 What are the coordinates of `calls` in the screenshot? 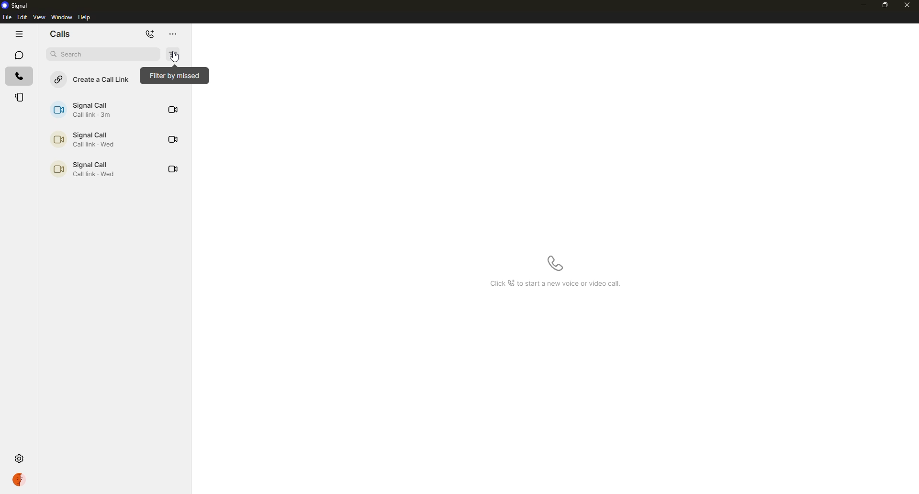 It's located at (63, 34).